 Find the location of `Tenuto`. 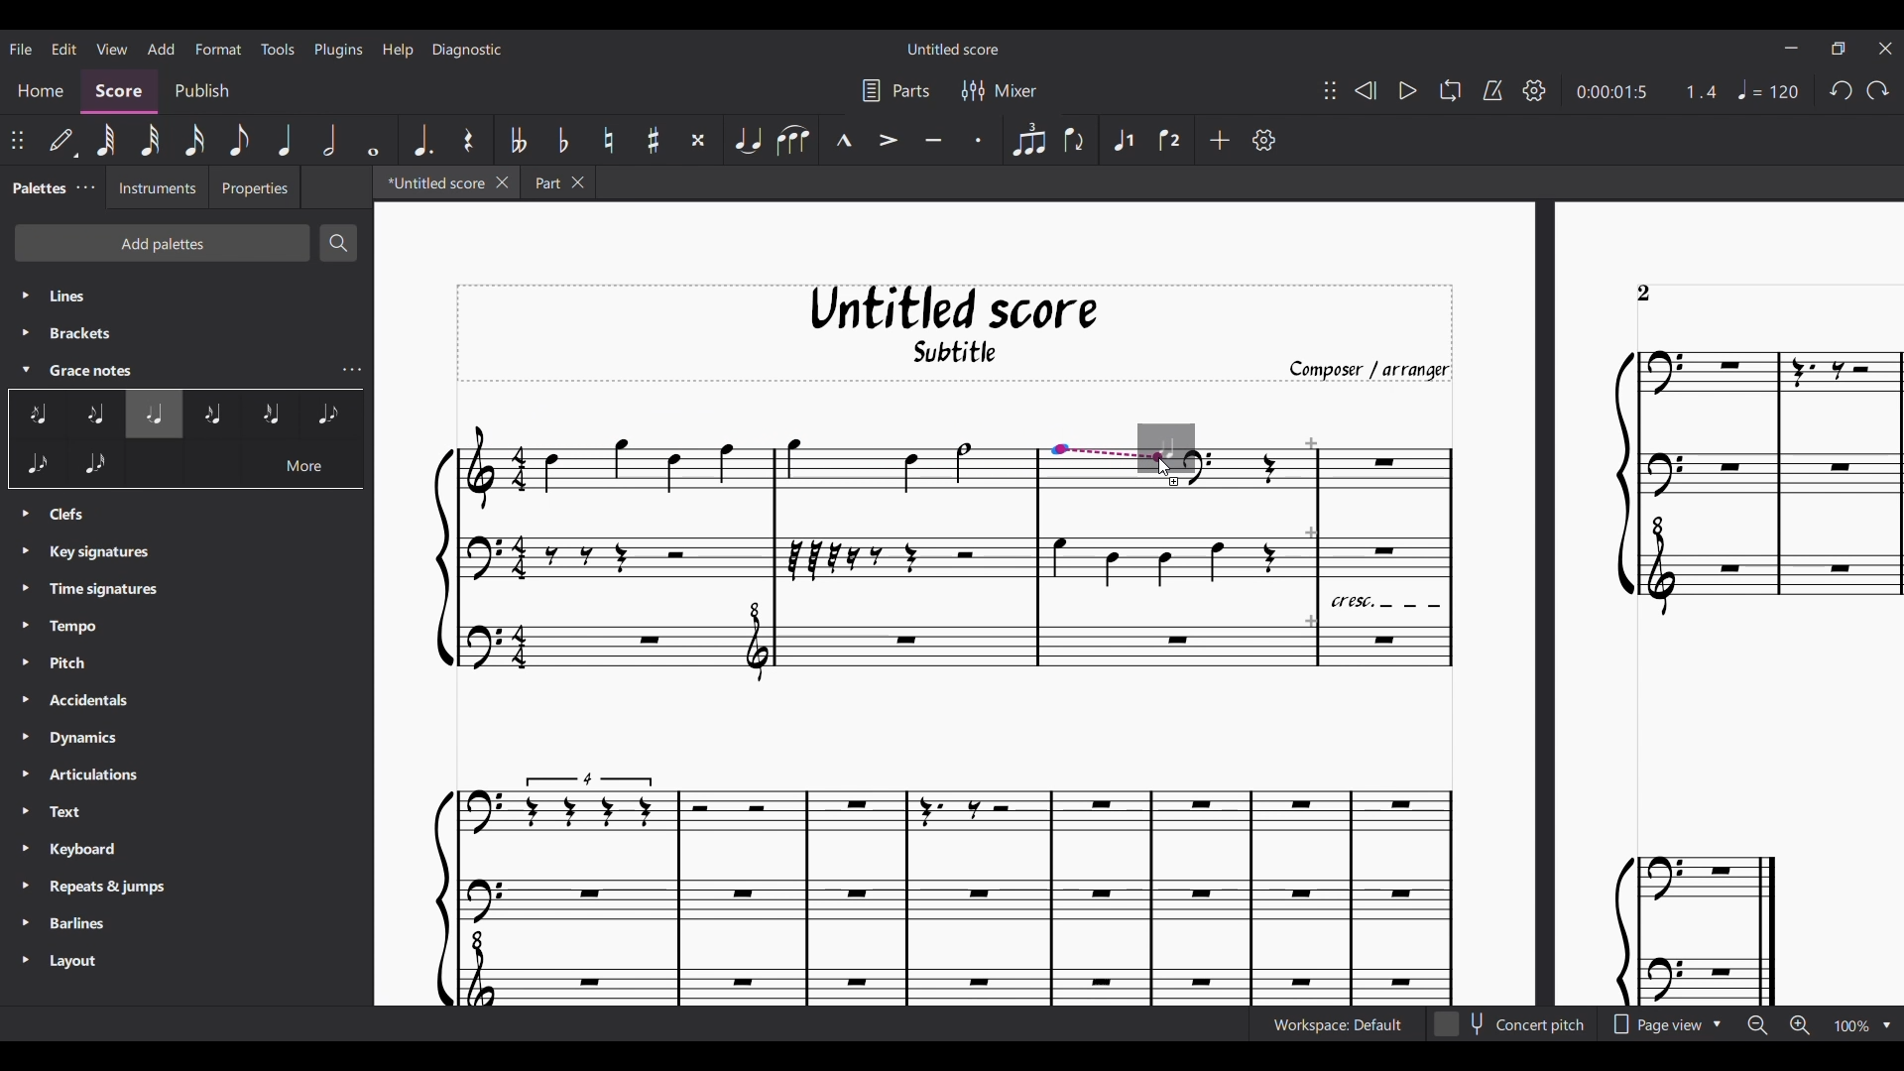

Tenuto is located at coordinates (933, 139).